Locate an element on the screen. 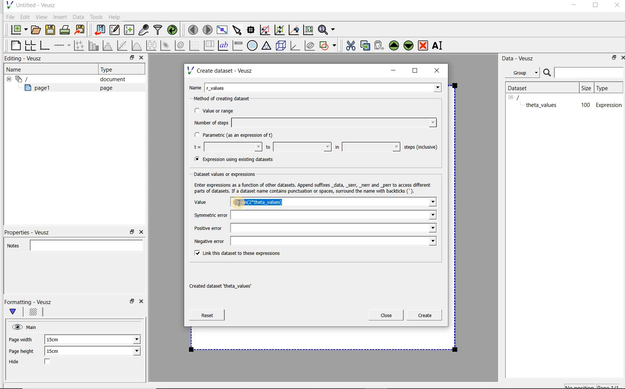  No position is located at coordinates (580, 386).